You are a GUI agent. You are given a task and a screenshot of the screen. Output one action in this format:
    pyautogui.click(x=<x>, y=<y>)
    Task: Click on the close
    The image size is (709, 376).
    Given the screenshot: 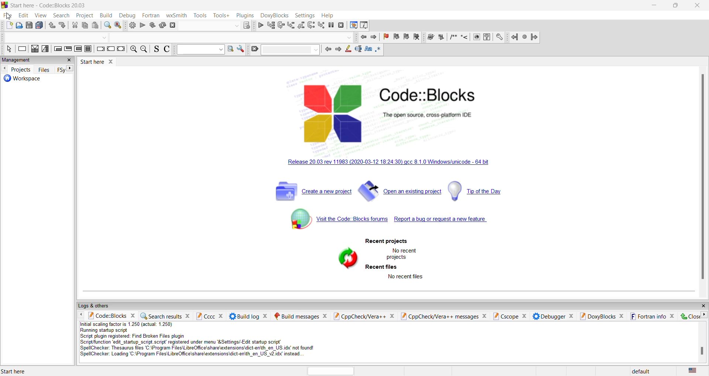 What is the action you would take?
    pyautogui.click(x=187, y=317)
    